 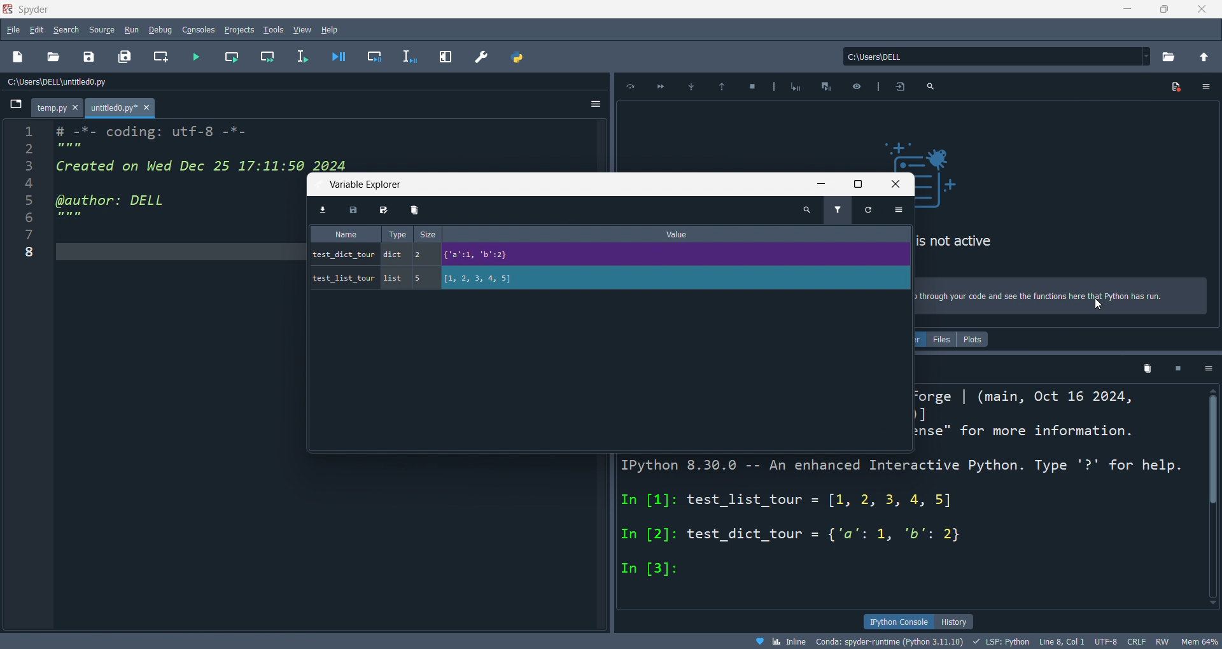 What do you see at coordinates (1148, 369) in the screenshot?
I see `delete` at bounding box center [1148, 369].